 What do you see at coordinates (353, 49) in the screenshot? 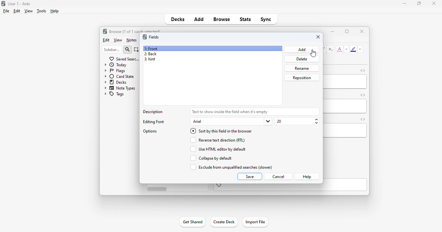
I see `text highlighting color` at bounding box center [353, 49].